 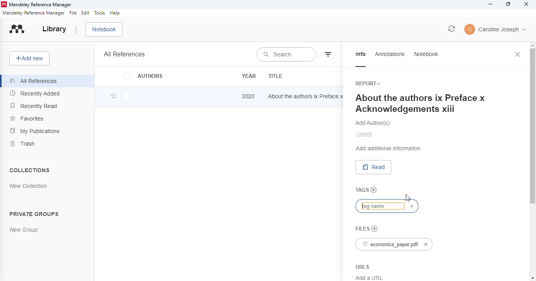 I want to click on report, so click(x=368, y=84).